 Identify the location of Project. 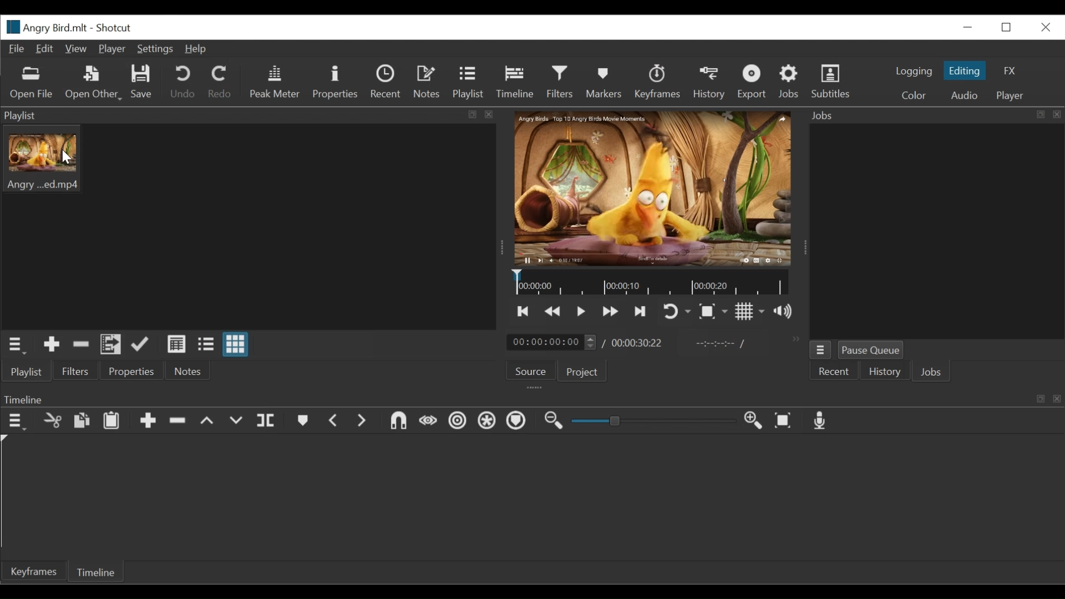
(584, 371).